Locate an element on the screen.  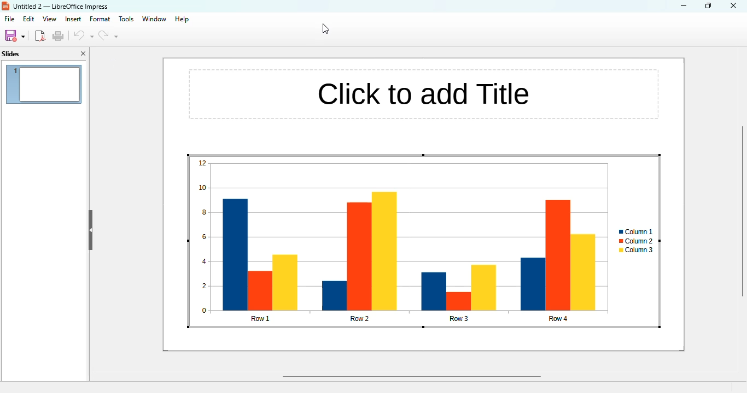
chart inserted on a slide is located at coordinates (424, 241).